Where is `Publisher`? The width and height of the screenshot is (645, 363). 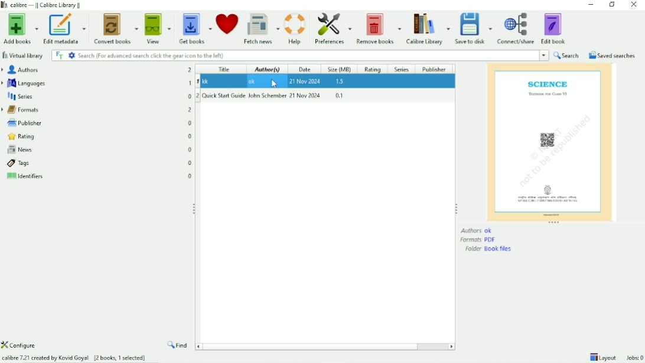
Publisher is located at coordinates (96, 123).